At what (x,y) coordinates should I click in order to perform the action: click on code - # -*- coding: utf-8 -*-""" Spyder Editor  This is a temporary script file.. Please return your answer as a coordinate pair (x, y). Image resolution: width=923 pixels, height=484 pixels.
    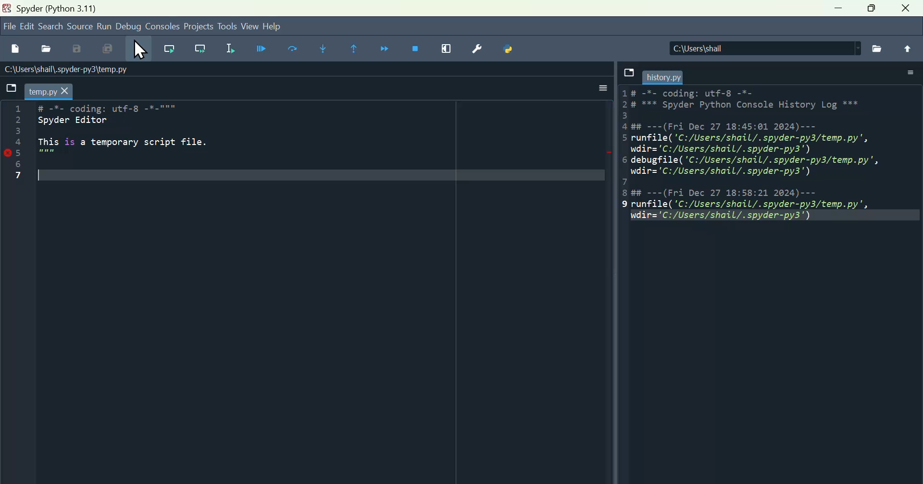
    Looking at the image, I should click on (145, 147).